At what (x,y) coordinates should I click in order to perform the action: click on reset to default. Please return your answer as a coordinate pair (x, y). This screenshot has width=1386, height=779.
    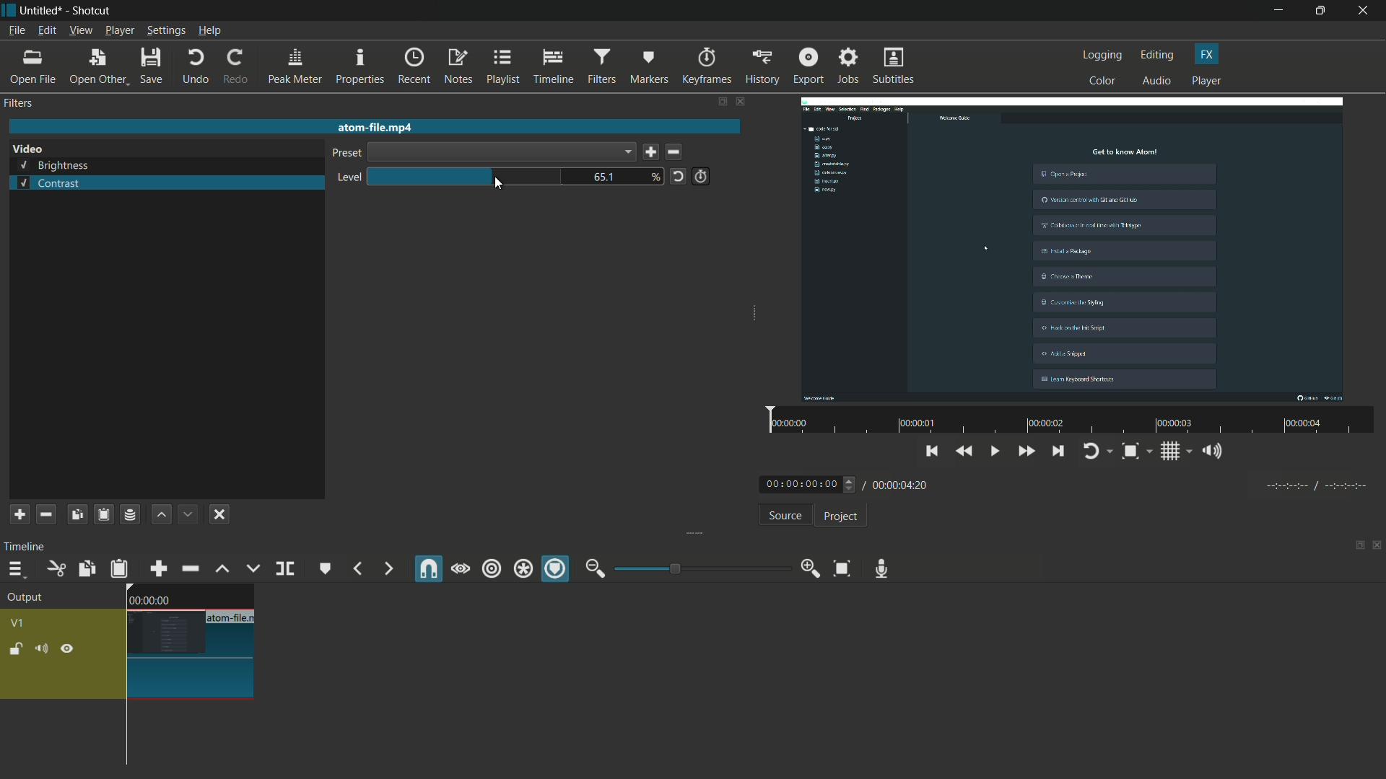
    Looking at the image, I should click on (678, 175).